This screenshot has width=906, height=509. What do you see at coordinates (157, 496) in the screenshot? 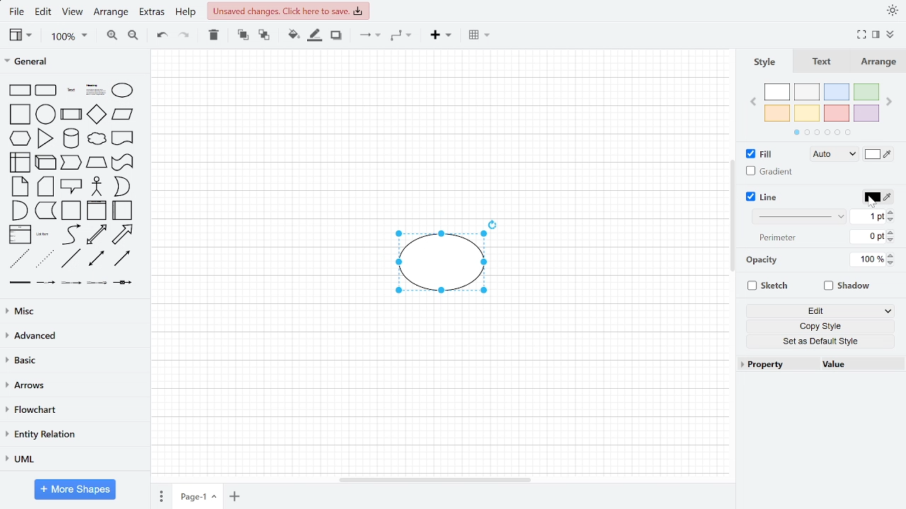
I see `Pages` at bounding box center [157, 496].